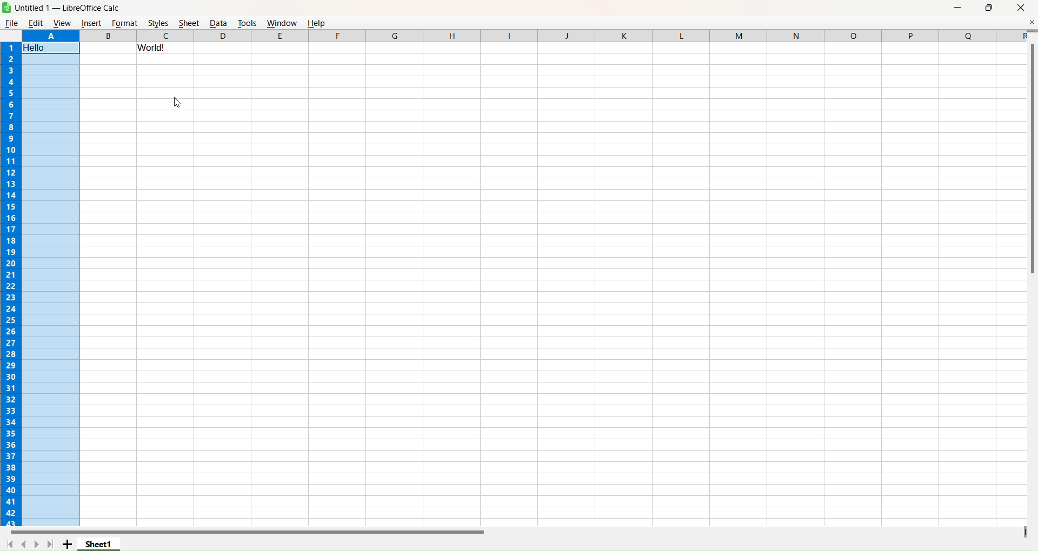 The height and width of the screenshot is (551, 1038). Describe the element at coordinates (6, 8) in the screenshot. I see `Logo` at that location.